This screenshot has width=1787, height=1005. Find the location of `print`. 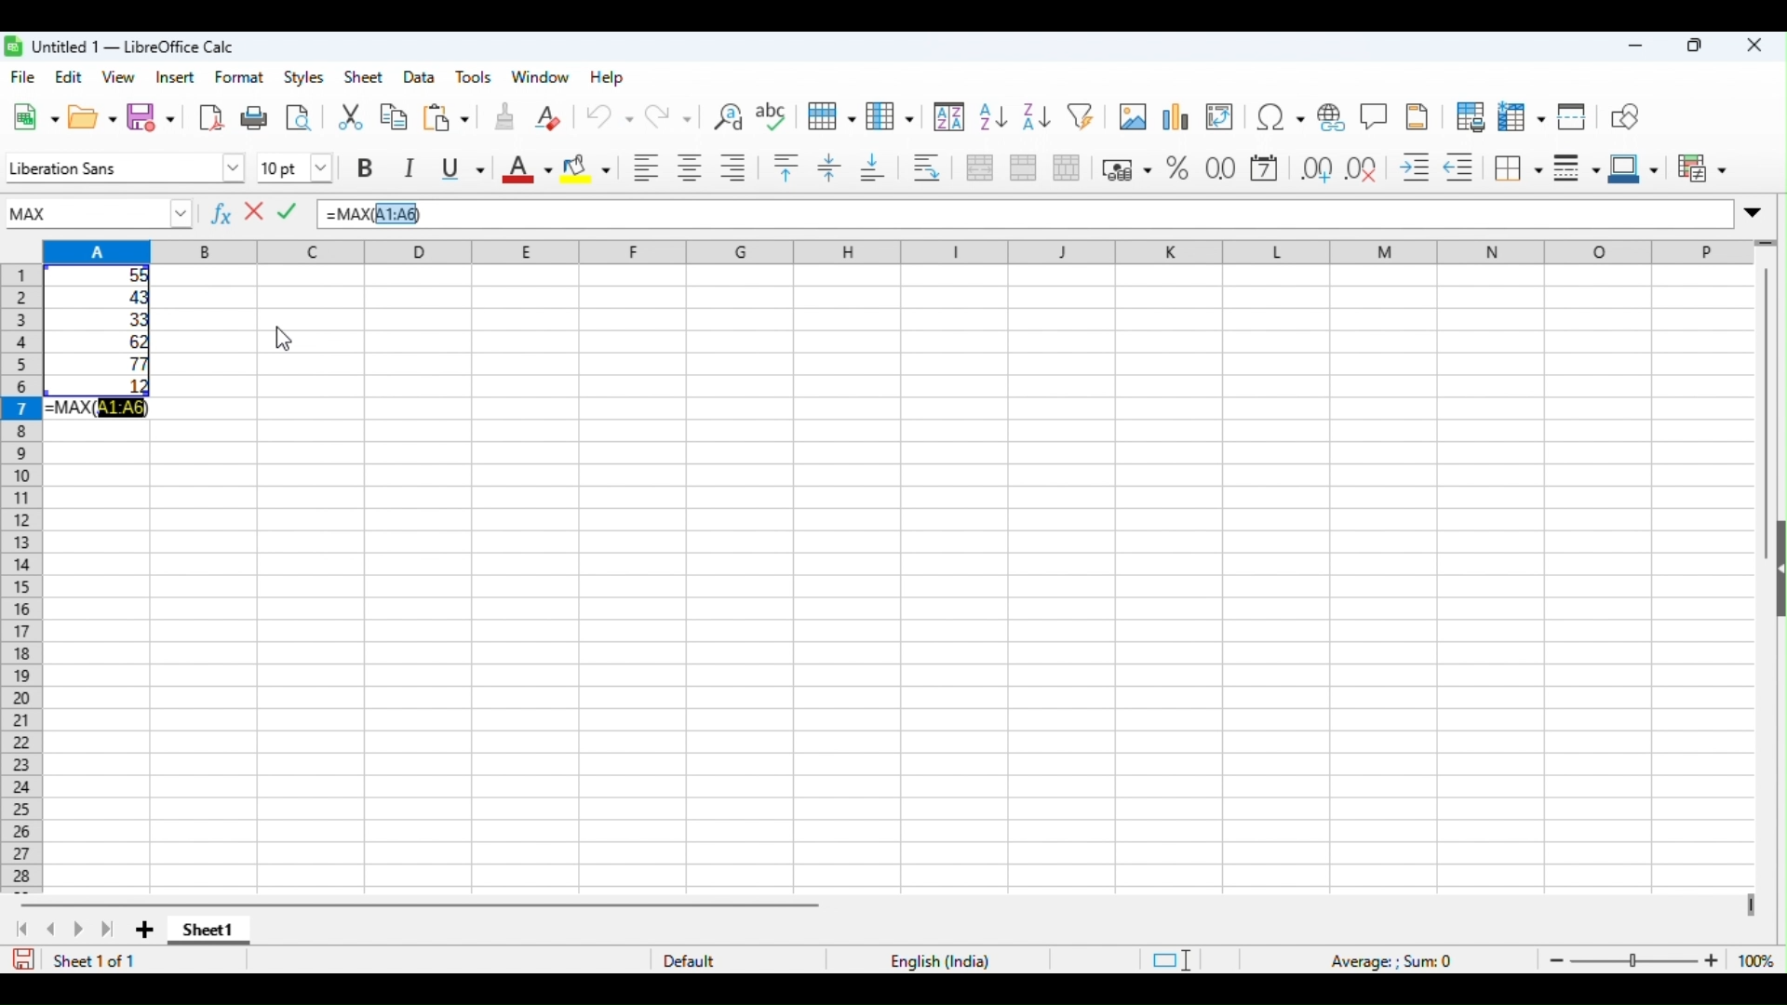

print is located at coordinates (255, 118).